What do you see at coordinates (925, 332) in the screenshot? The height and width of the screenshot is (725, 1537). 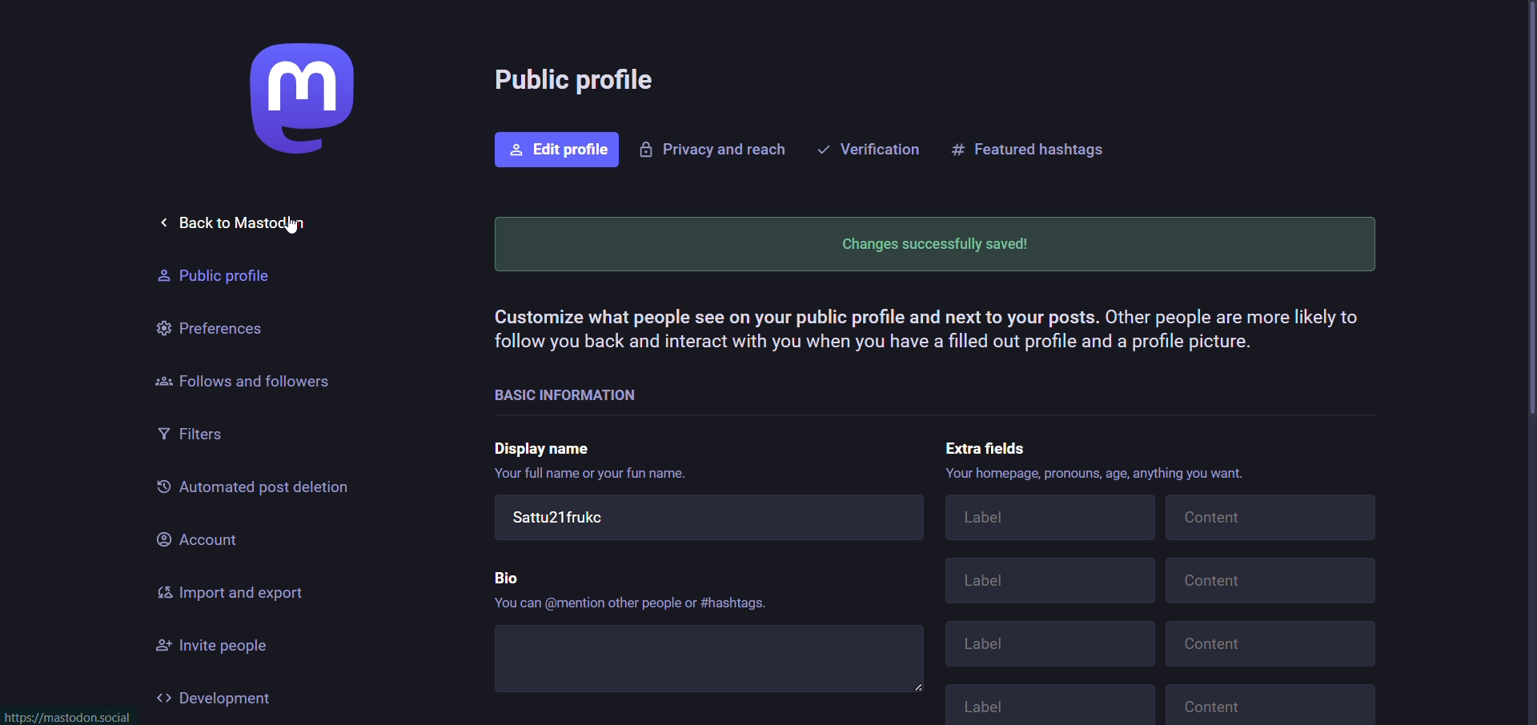 I see `Customize what people see on your public profile and next to your posts. Other people are more likely to
follow you back and interact with you when you have a filled out profile and a profile picture.` at bounding box center [925, 332].